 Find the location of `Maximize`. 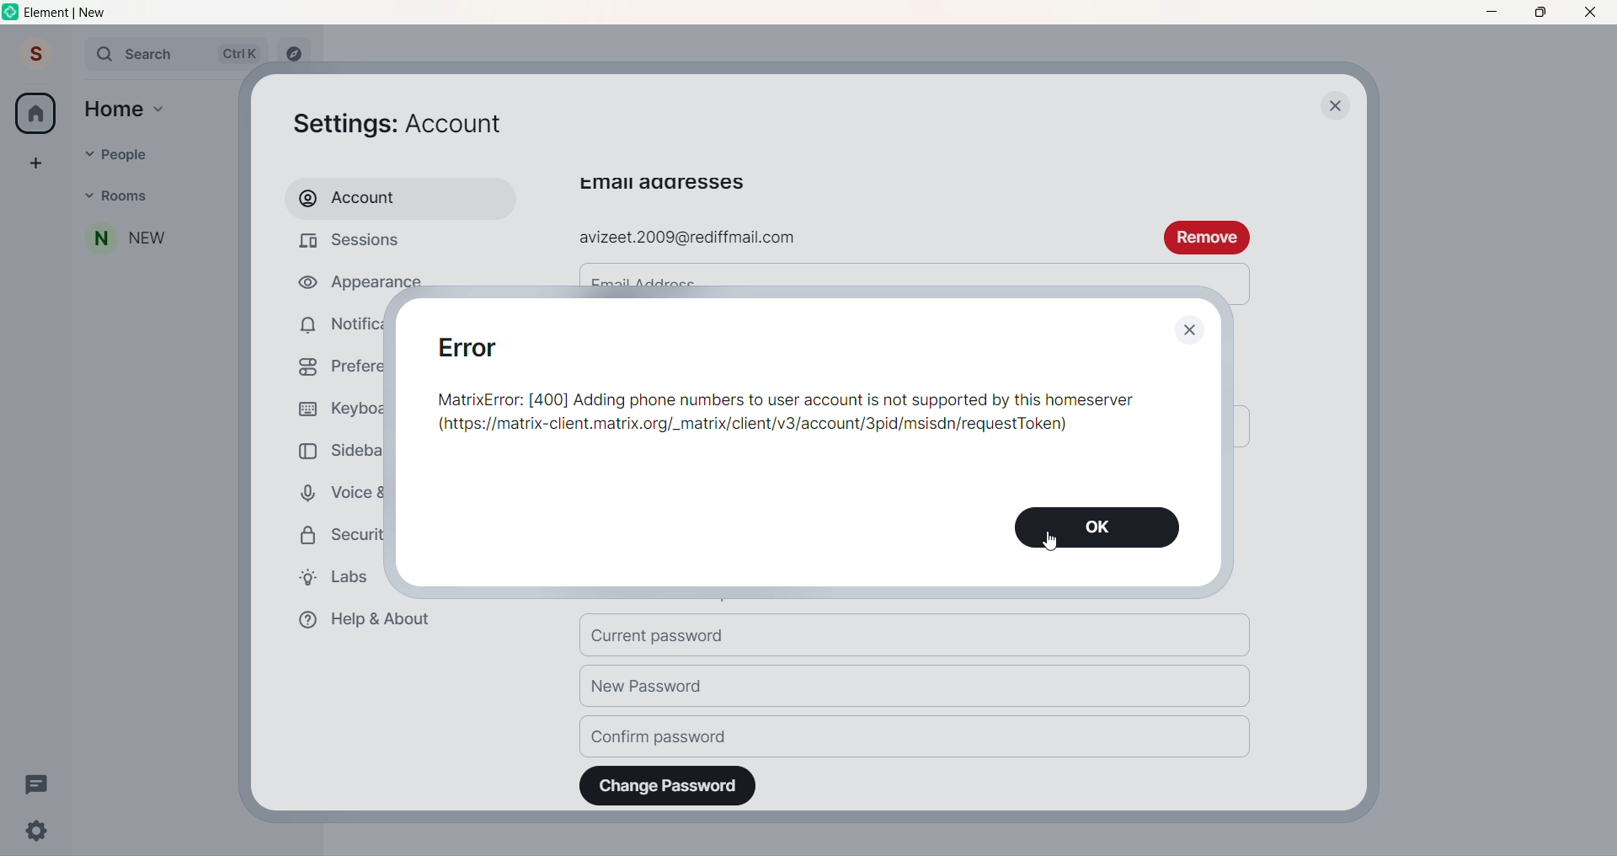

Maximize is located at coordinates (1537, 13).